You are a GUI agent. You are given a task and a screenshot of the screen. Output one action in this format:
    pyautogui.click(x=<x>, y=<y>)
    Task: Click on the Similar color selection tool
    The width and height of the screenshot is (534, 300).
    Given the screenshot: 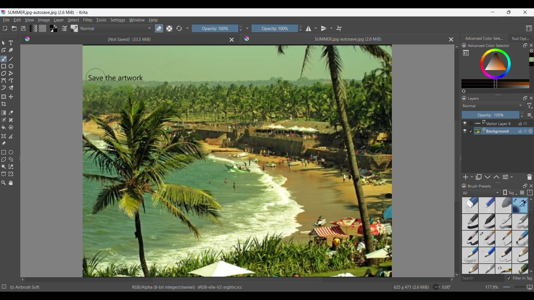 What is the action you would take?
    pyautogui.click(x=11, y=167)
    